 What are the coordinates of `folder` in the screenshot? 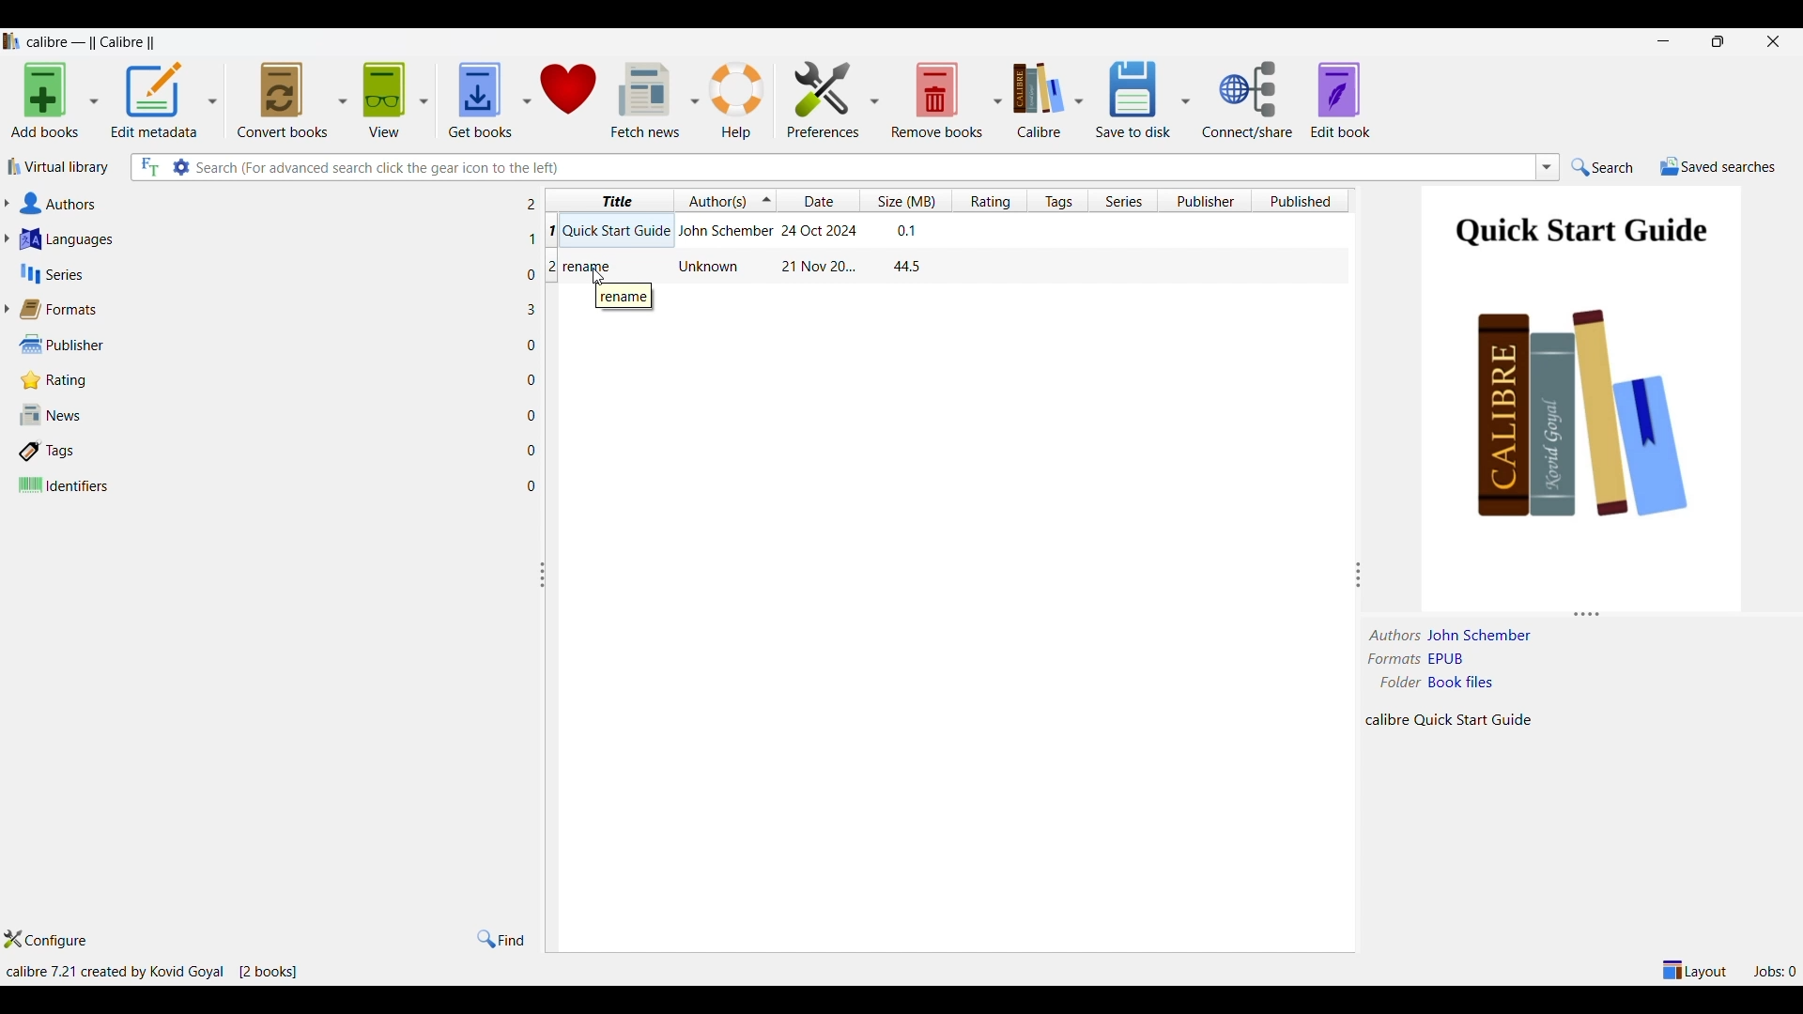 It's located at (1396, 684).